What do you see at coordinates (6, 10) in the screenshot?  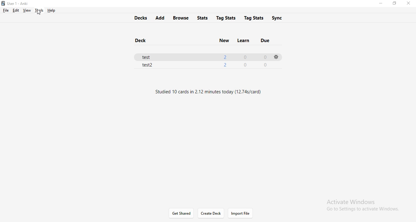 I see `file` at bounding box center [6, 10].